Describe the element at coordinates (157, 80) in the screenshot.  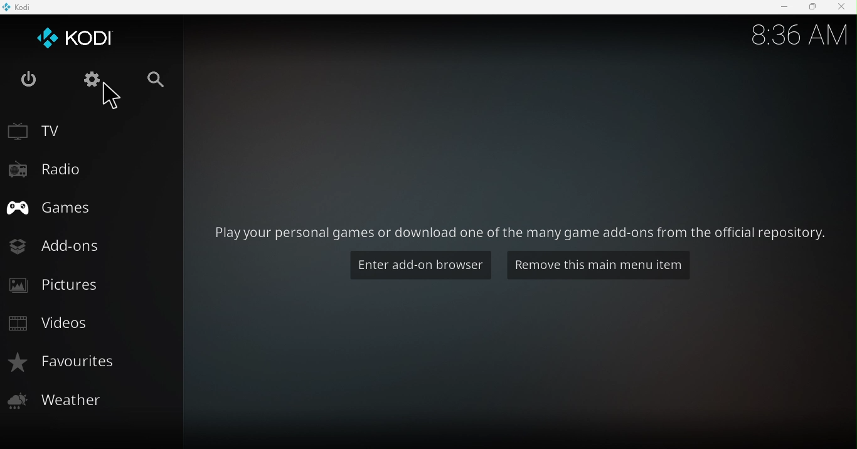
I see `Search` at that location.